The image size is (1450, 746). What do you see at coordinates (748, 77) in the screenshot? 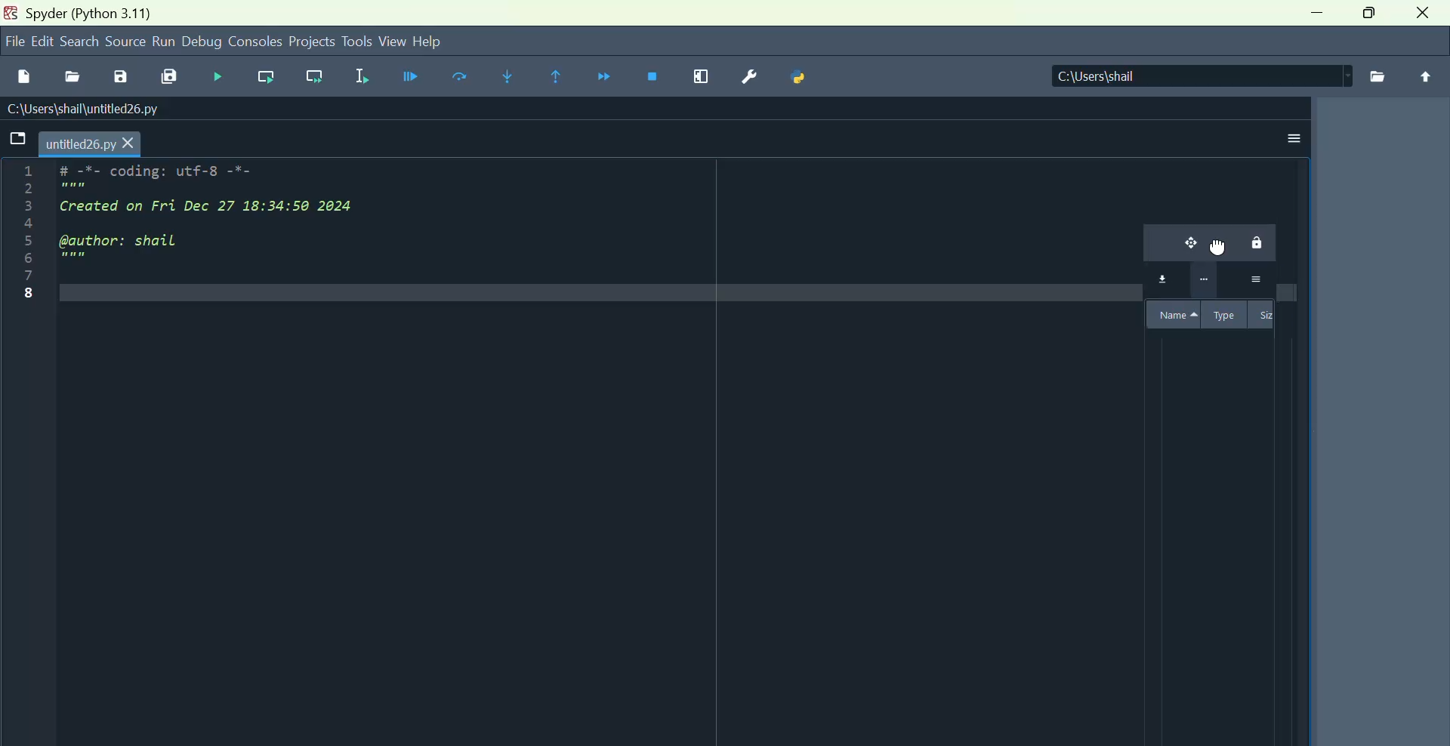
I see `Preferences` at bounding box center [748, 77].